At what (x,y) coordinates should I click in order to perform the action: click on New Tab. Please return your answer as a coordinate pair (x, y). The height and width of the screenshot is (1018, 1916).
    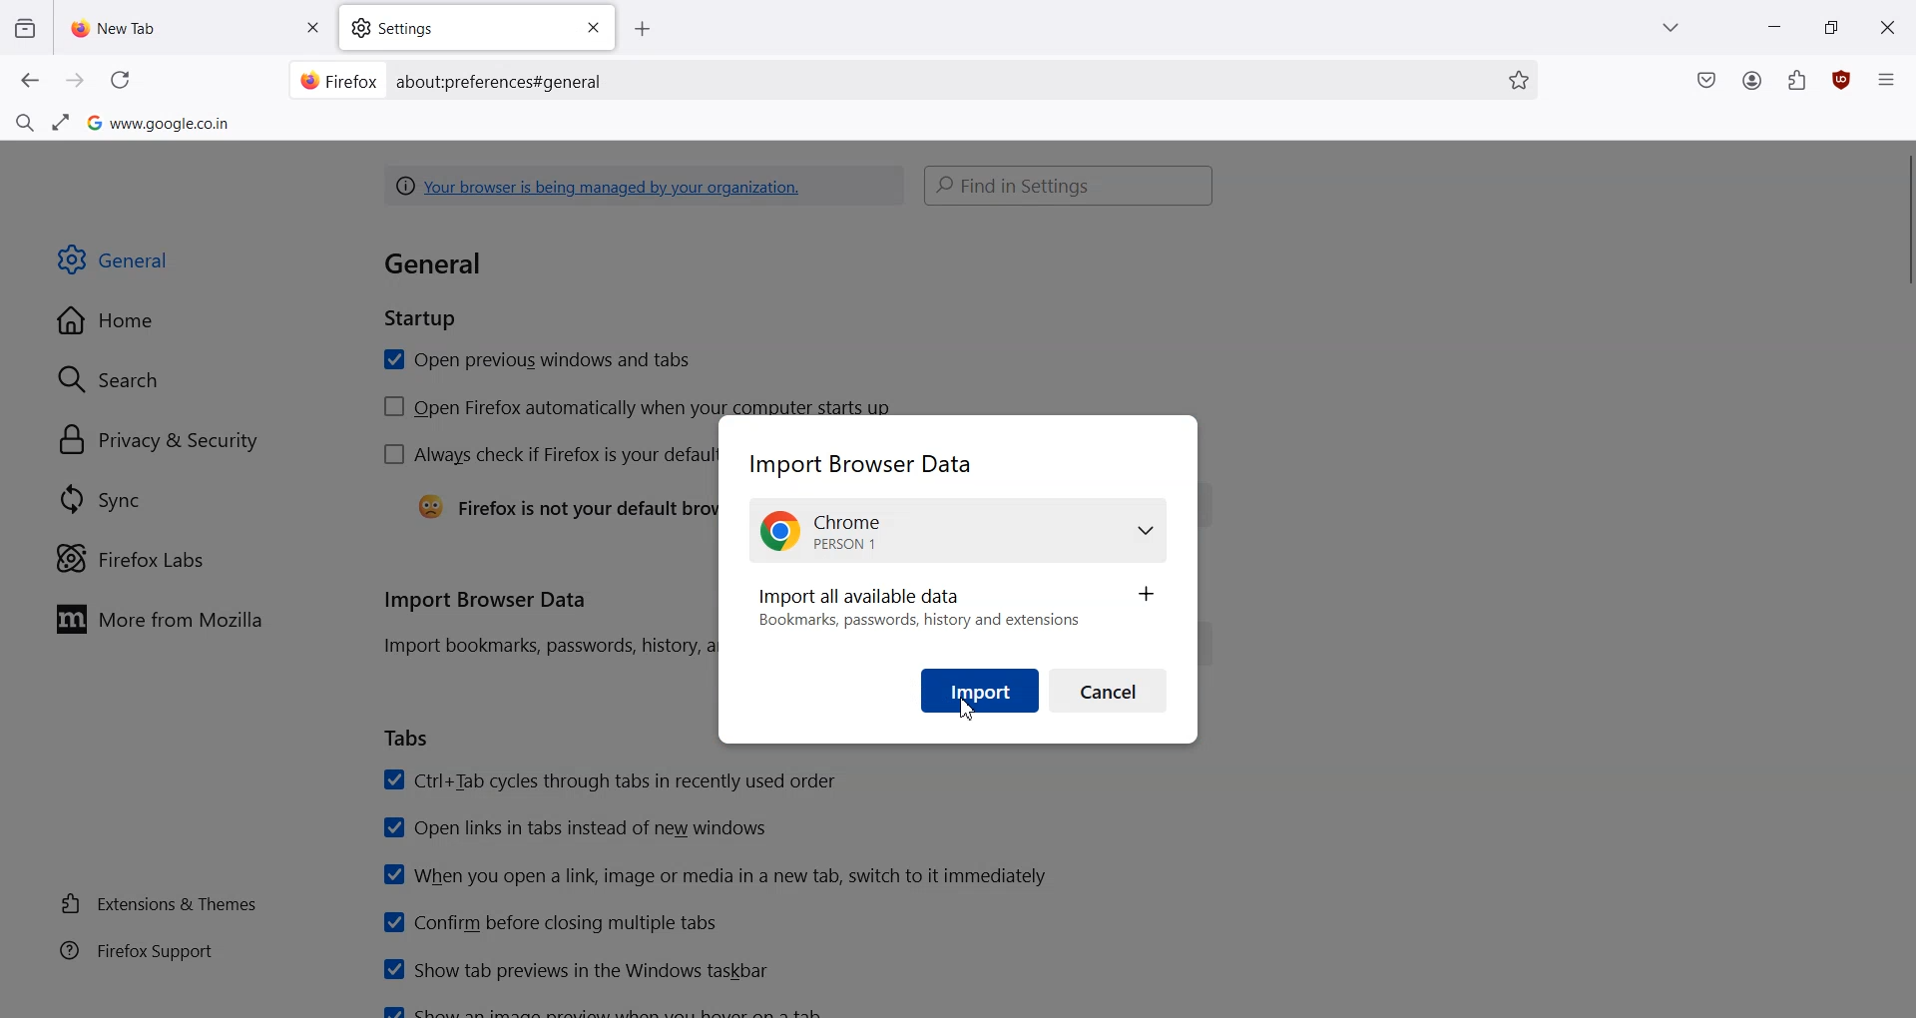
    Looking at the image, I should click on (172, 25).